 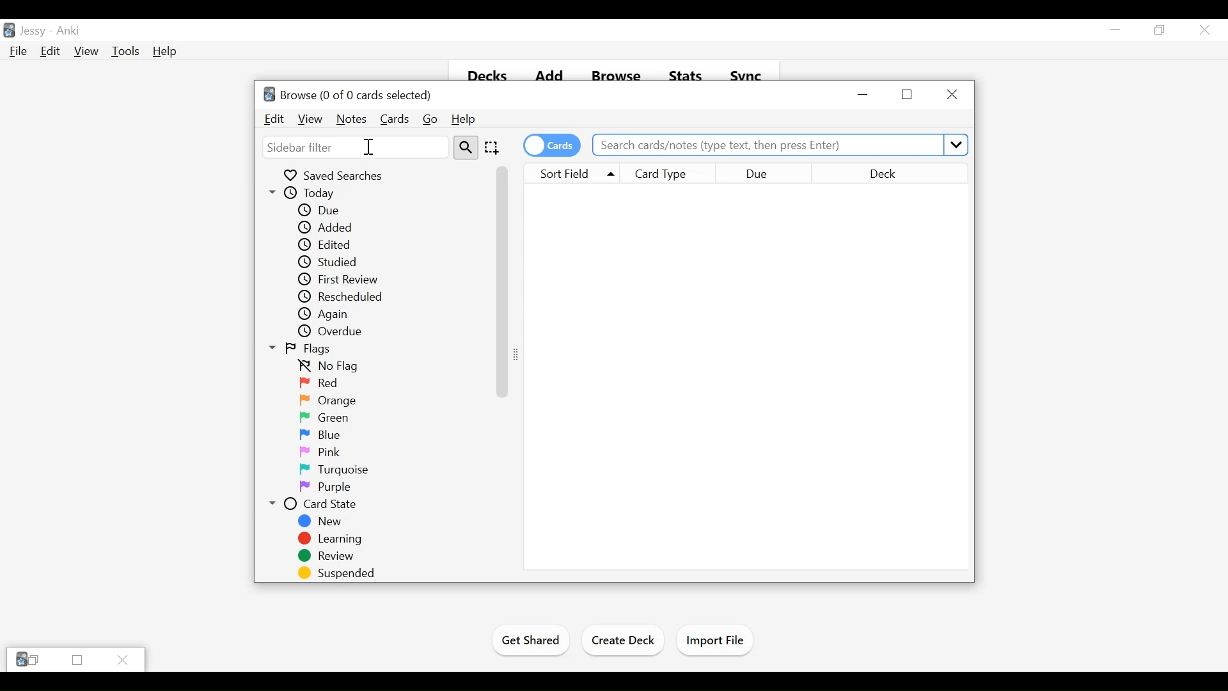 What do you see at coordinates (329, 314) in the screenshot?
I see `Again` at bounding box center [329, 314].